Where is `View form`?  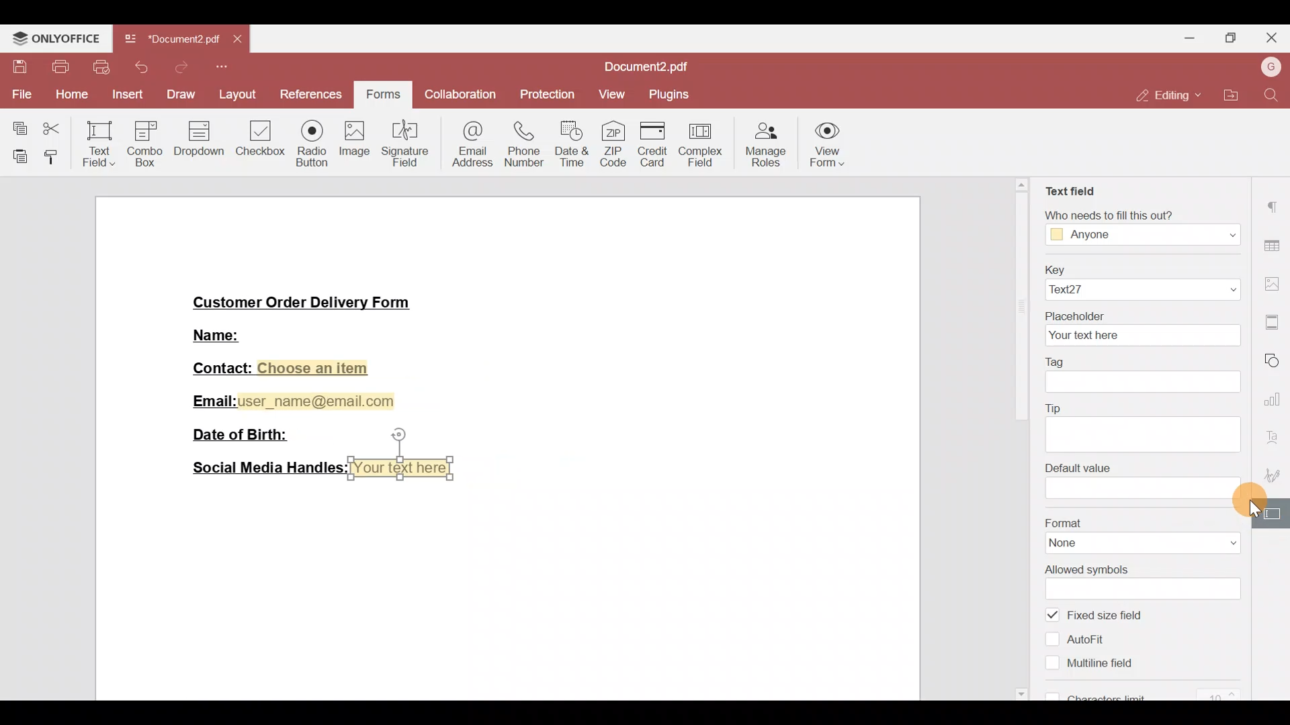 View form is located at coordinates (834, 142).